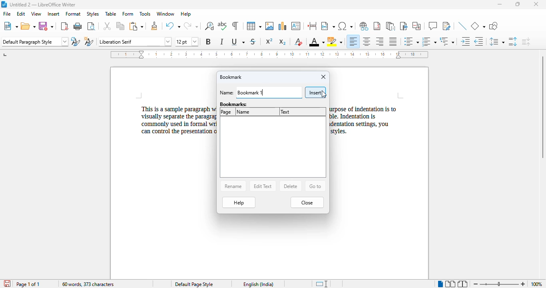  I want to click on edit, so click(21, 14).